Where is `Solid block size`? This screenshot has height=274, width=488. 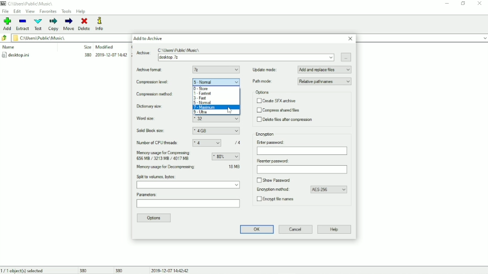 Solid block size is located at coordinates (151, 131).